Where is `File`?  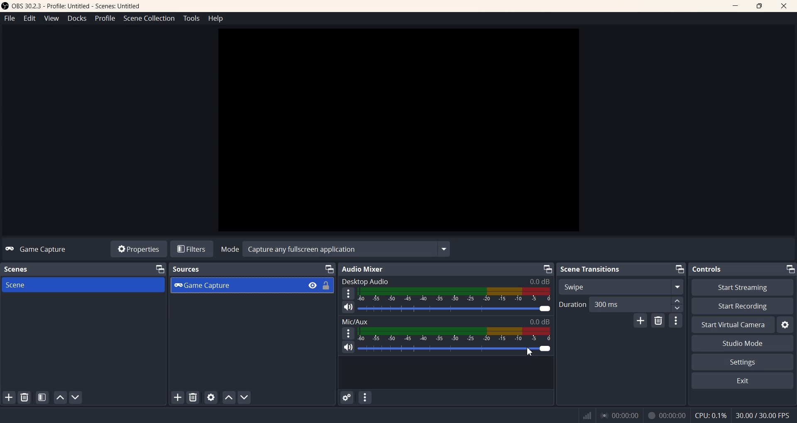
File is located at coordinates (10, 18).